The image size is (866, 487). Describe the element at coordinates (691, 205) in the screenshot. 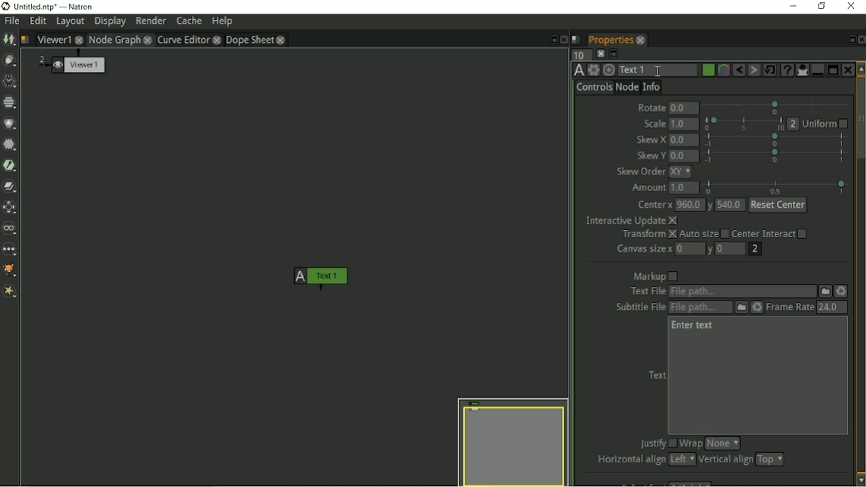

I see `960` at that location.